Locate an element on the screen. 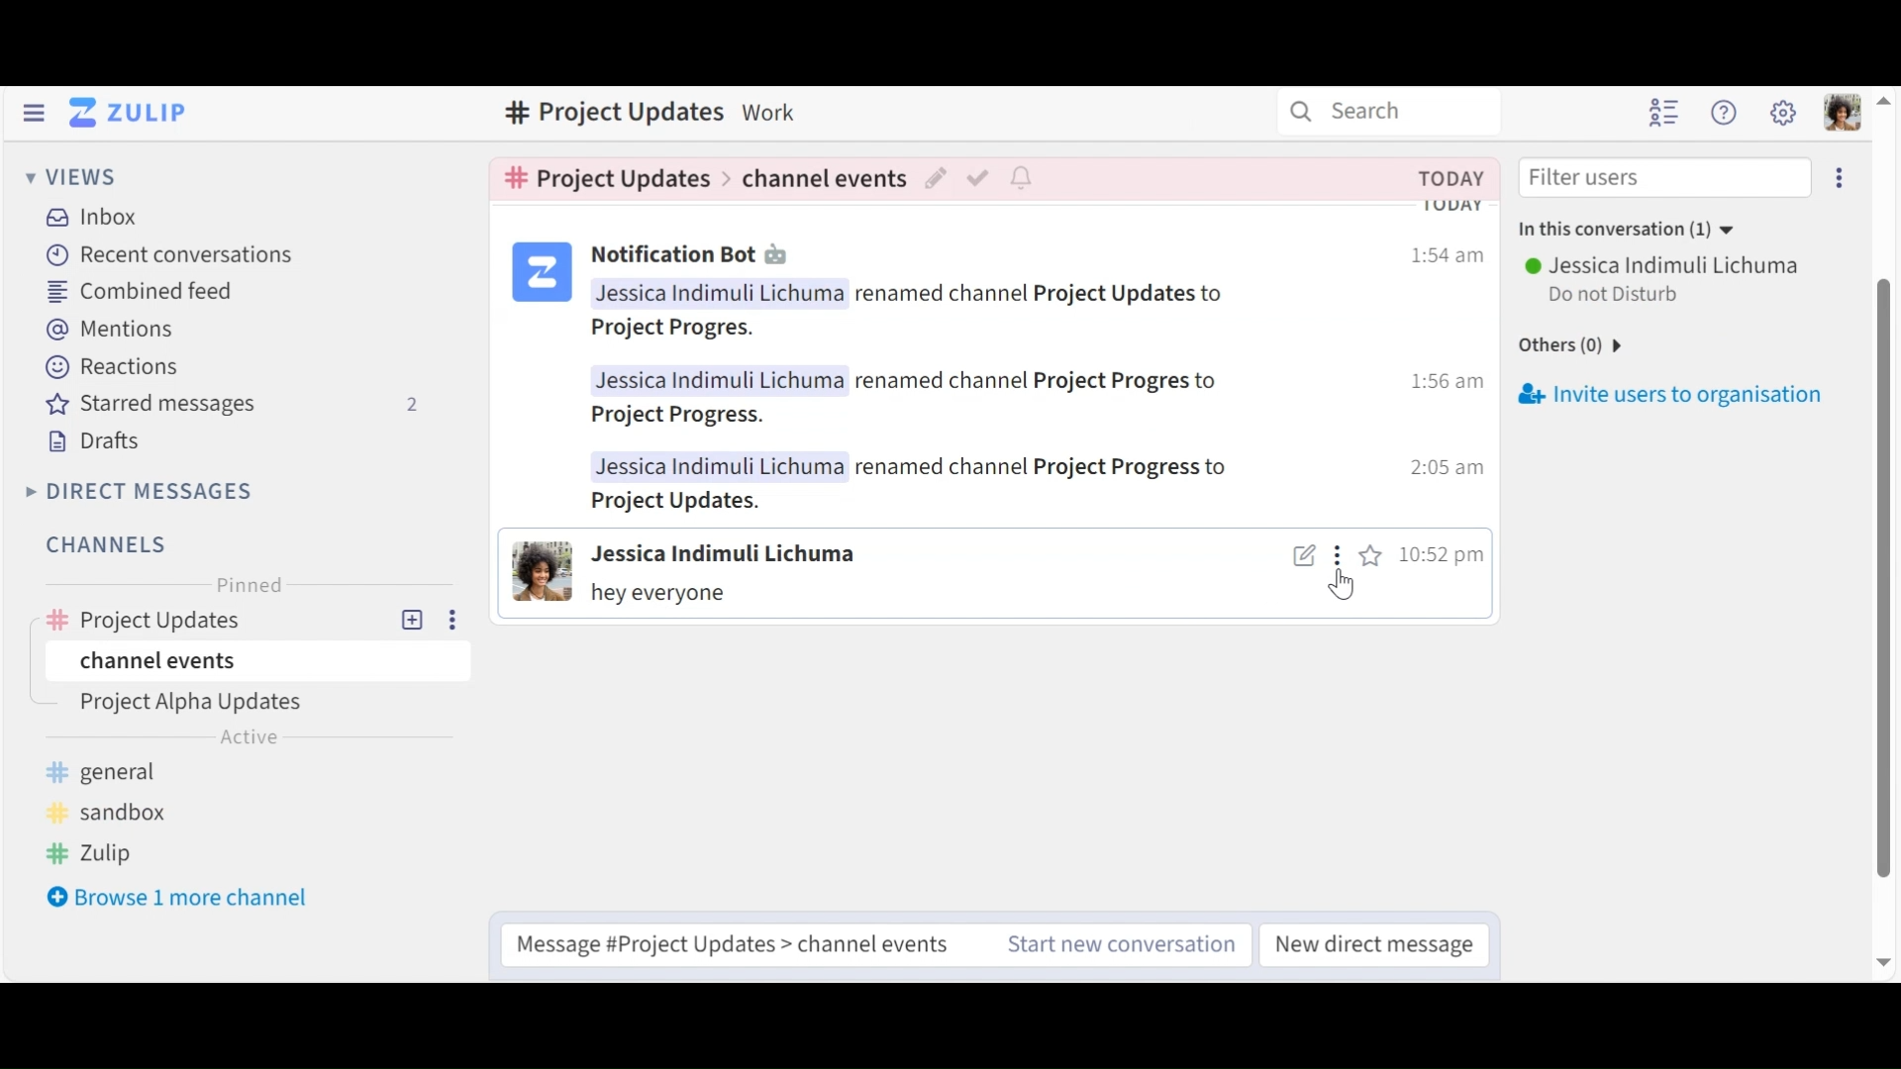 The width and height of the screenshot is (1901, 1069). username is located at coordinates (1658, 262).